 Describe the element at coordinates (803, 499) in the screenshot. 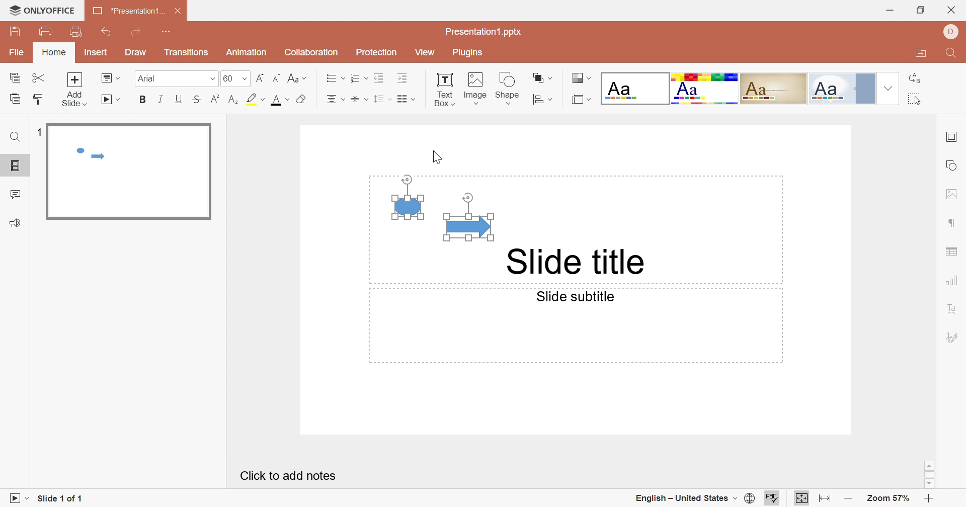

I see `Fit to slide` at that location.